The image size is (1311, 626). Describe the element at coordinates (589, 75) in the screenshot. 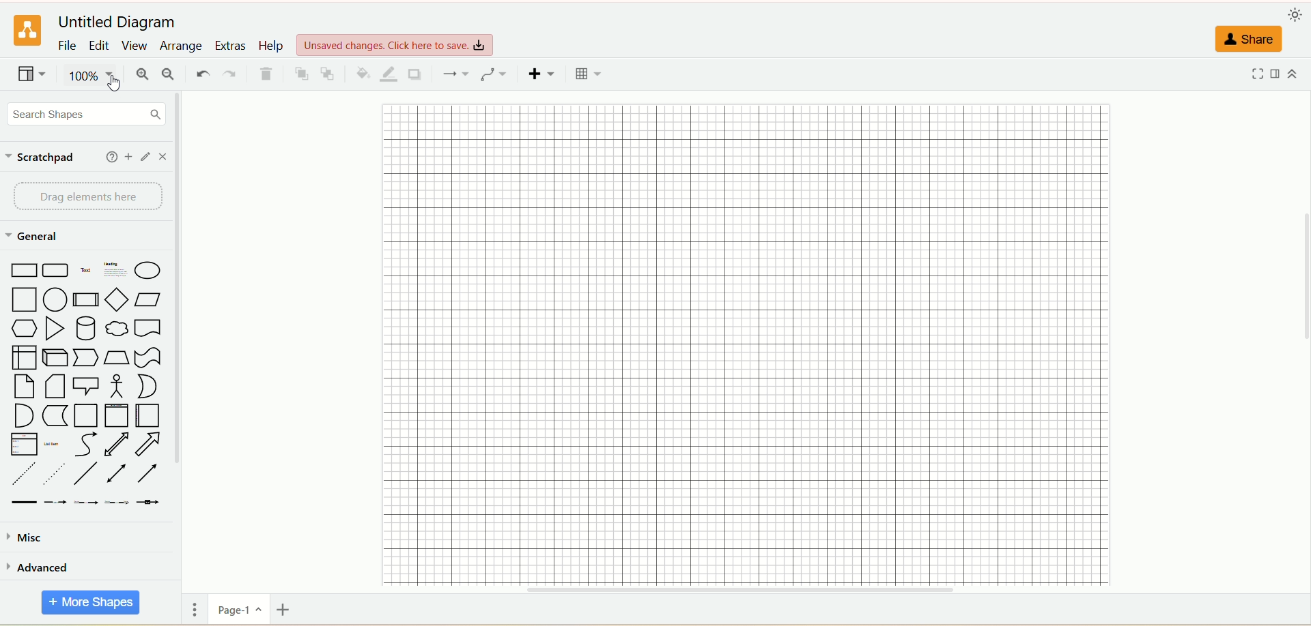

I see `Table` at that location.